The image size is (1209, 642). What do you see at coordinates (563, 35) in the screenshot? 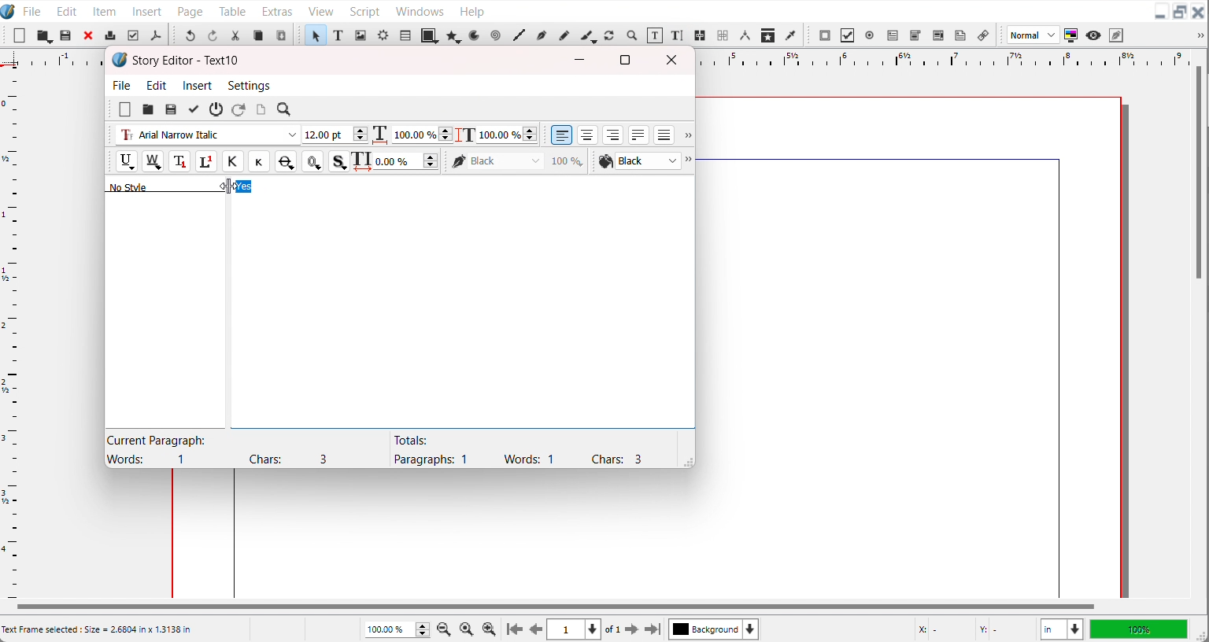
I see `Freehand line` at bounding box center [563, 35].